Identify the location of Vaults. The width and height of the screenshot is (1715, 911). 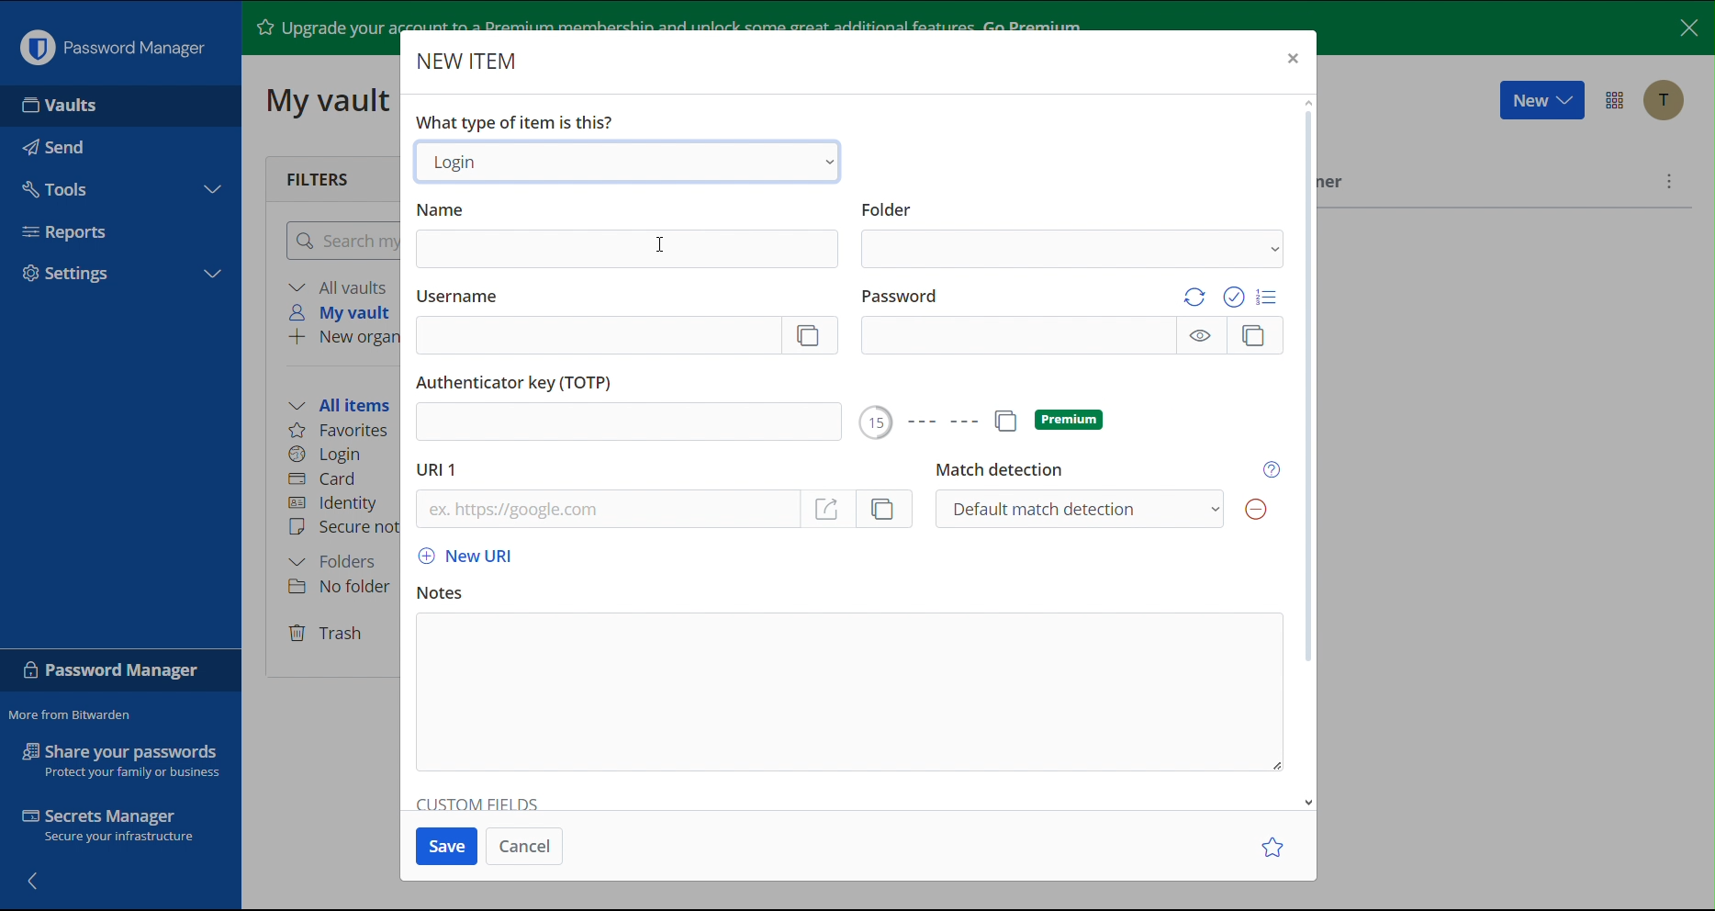
(119, 104).